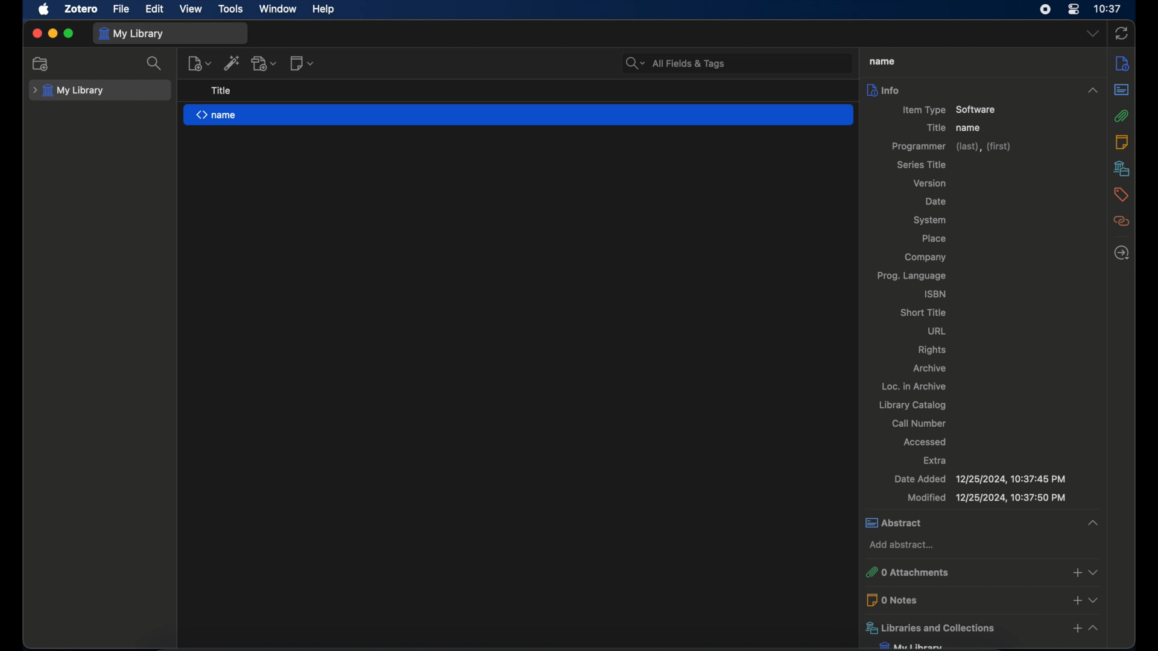 The image size is (1158, 651). I want to click on 0 notes, so click(964, 599).